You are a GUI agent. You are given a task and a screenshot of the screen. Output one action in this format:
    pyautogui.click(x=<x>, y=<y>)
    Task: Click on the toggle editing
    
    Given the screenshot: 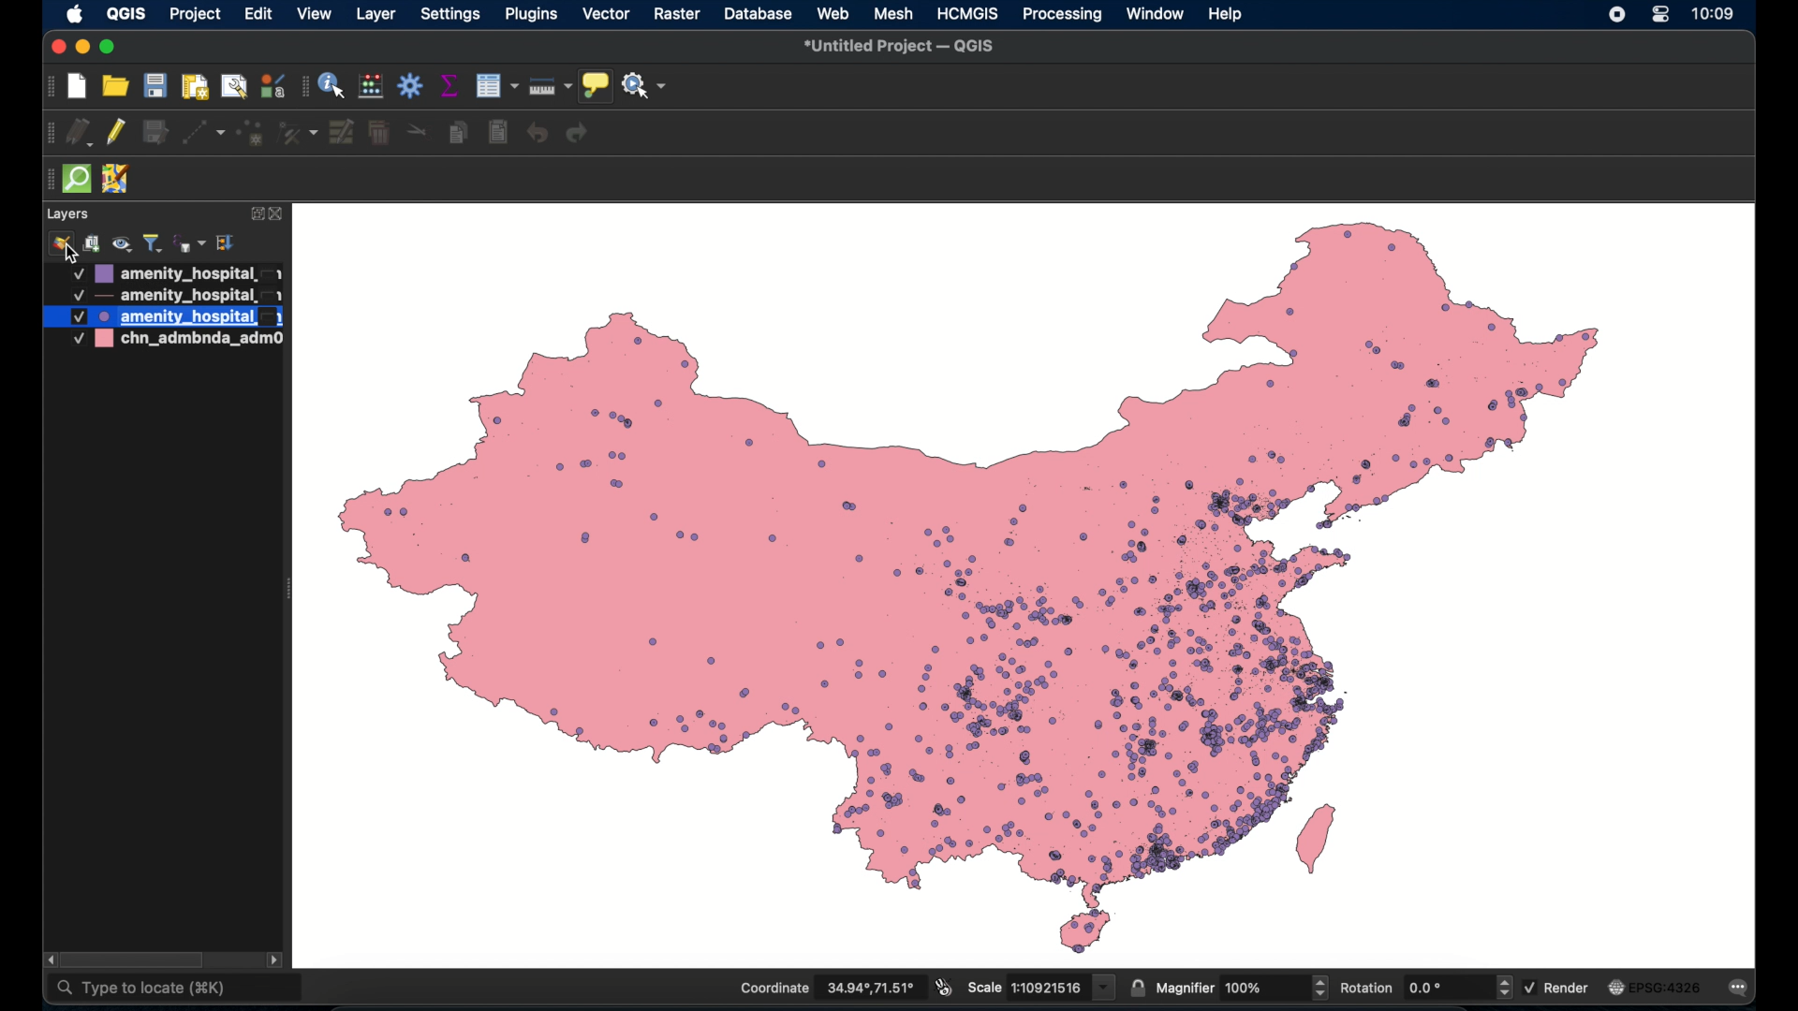 What is the action you would take?
    pyautogui.click(x=117, y=133)
    